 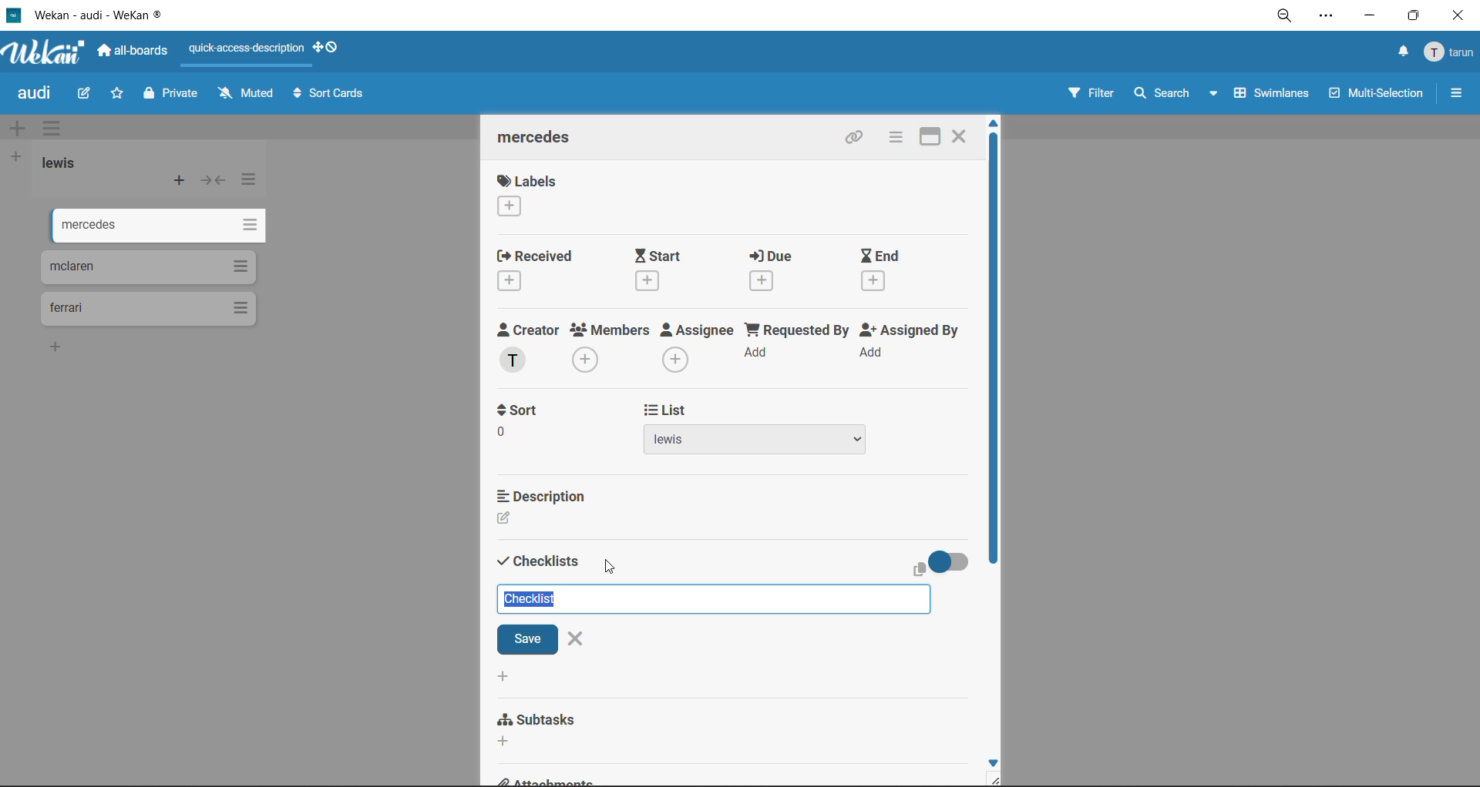 I want to click on quick access description, so click(x=251, y=49).